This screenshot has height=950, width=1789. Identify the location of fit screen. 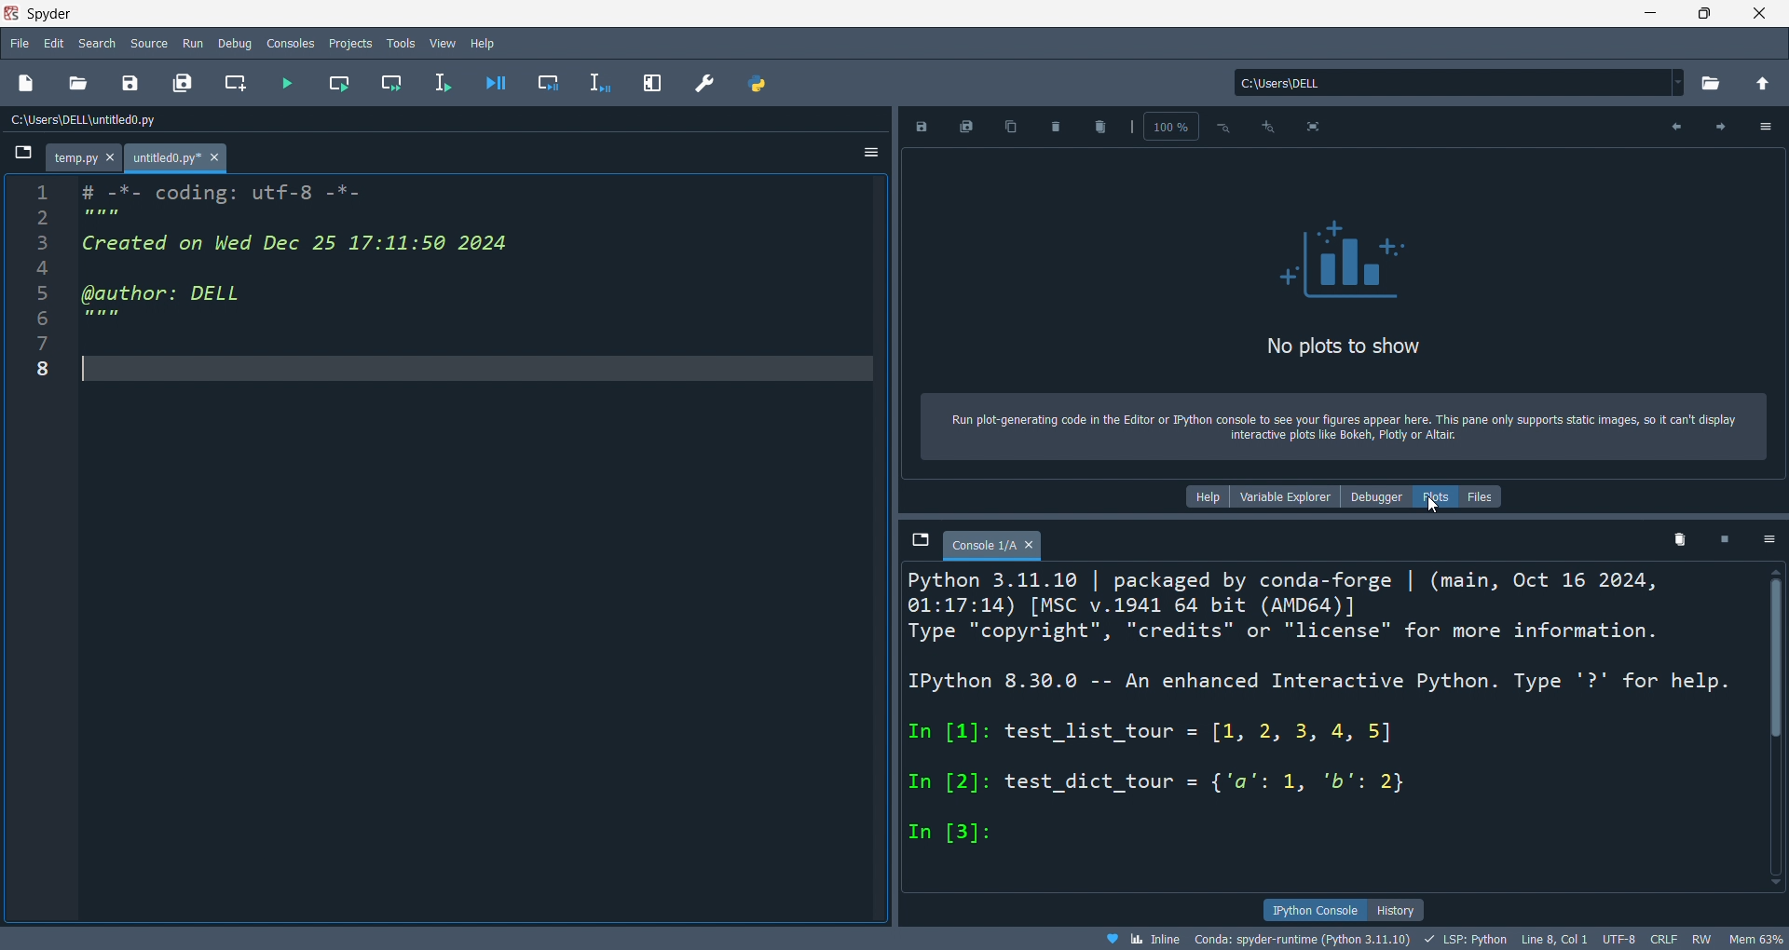
(1313, 126).